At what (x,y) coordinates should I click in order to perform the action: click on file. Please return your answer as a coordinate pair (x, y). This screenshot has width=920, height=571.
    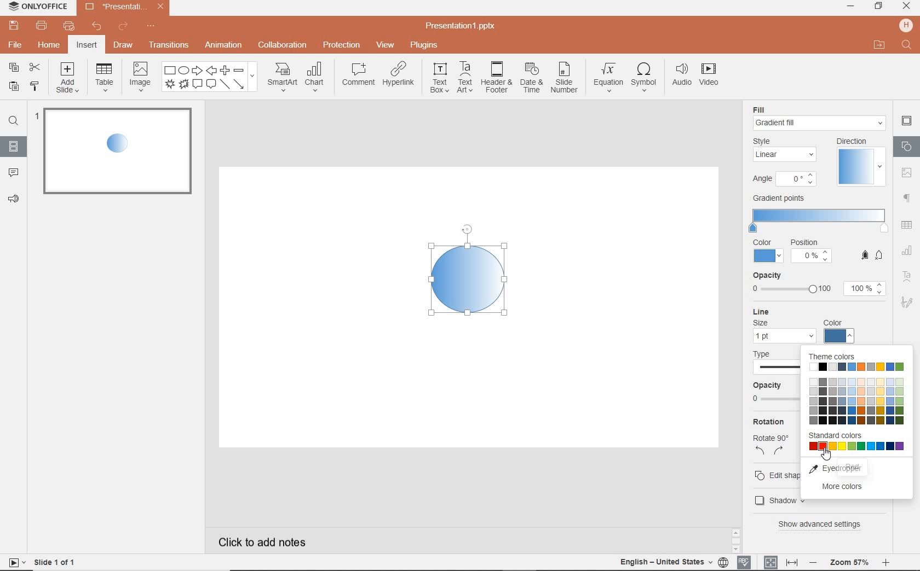
    Looking at the image, I should click on (14, 44).